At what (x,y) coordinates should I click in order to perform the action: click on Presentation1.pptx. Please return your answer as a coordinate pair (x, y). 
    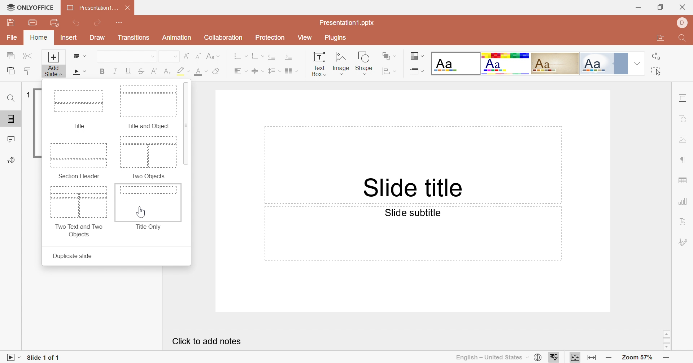
    Looking at the image, I should click on (348, 23).